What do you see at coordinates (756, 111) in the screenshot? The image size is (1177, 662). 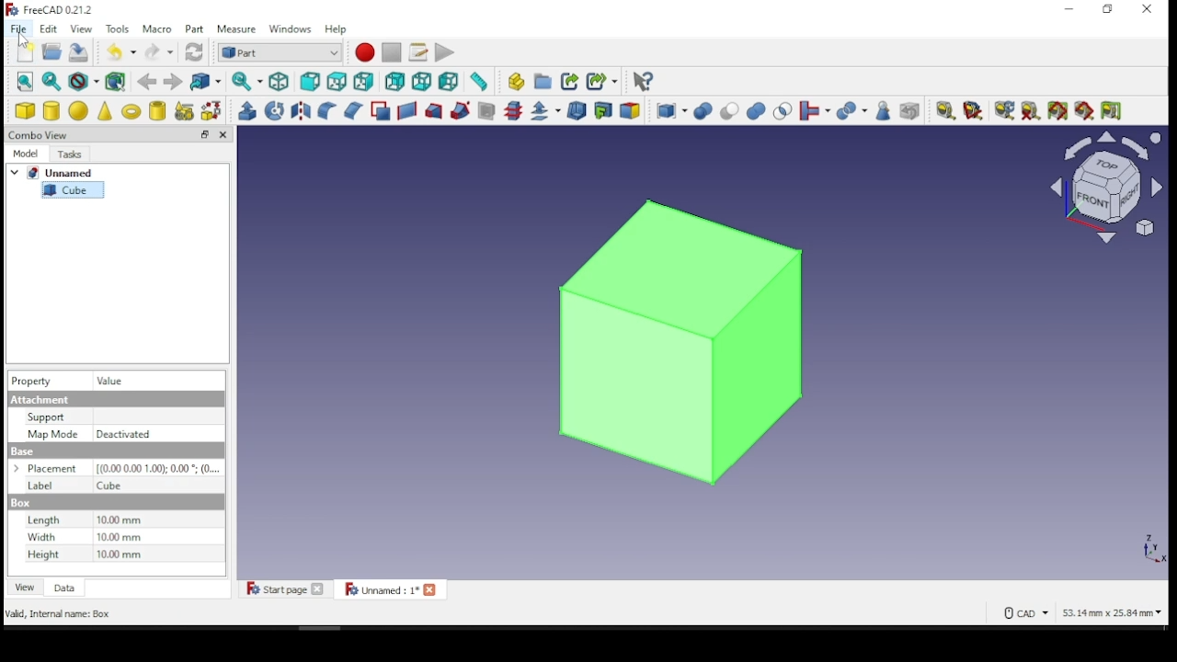 I see `union` at bounding box center [756, 111].